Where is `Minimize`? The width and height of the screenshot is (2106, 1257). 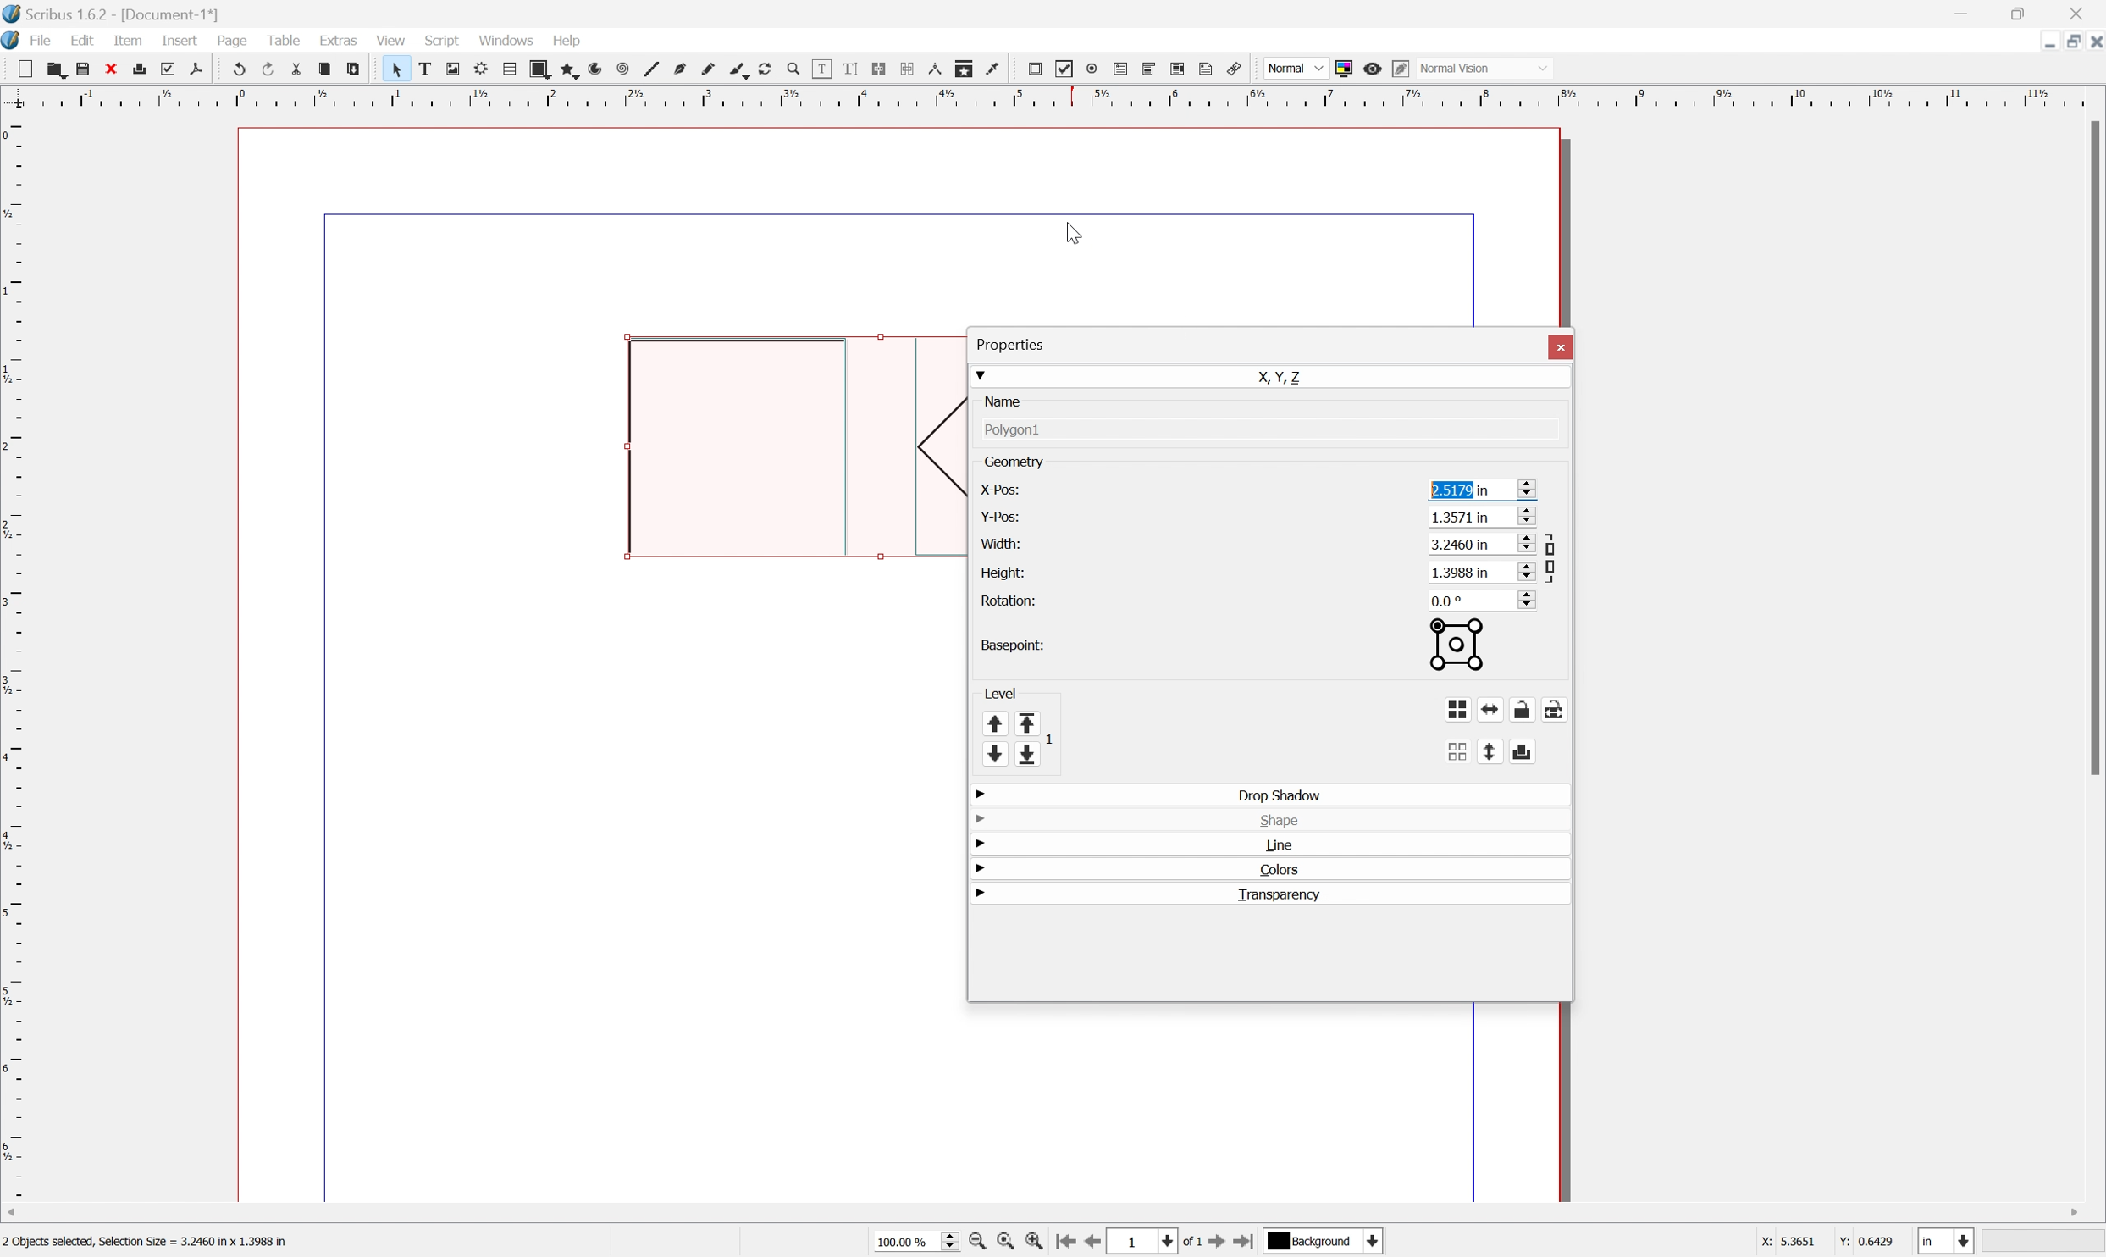 Minimize is located at coordinates (2042, 43).